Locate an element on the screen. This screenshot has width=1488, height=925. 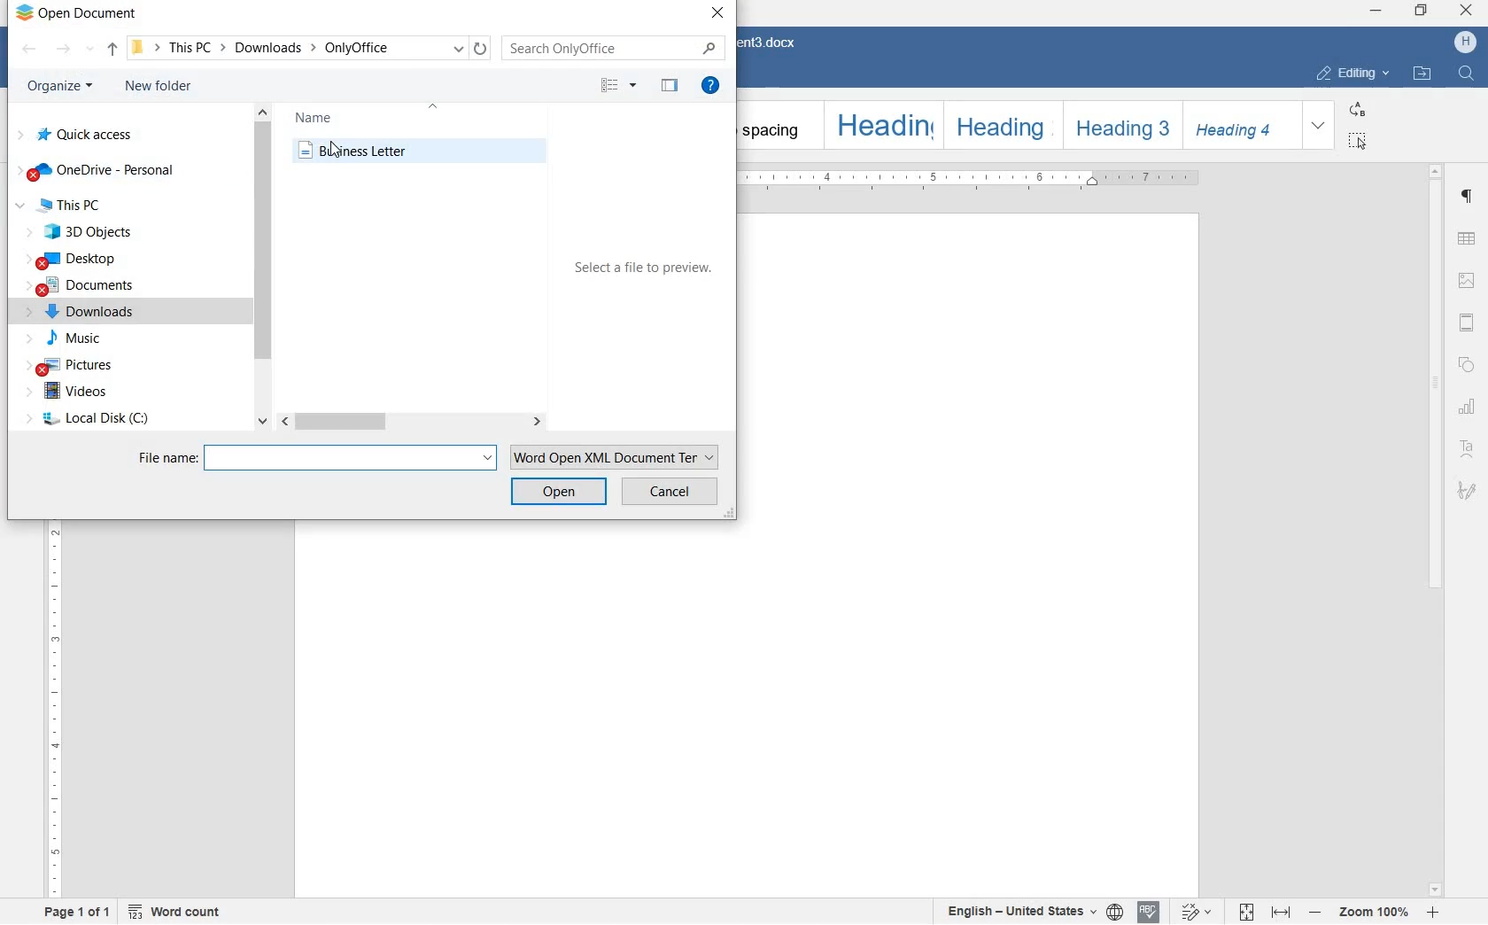
ruler is located at coordinates (60, 715).